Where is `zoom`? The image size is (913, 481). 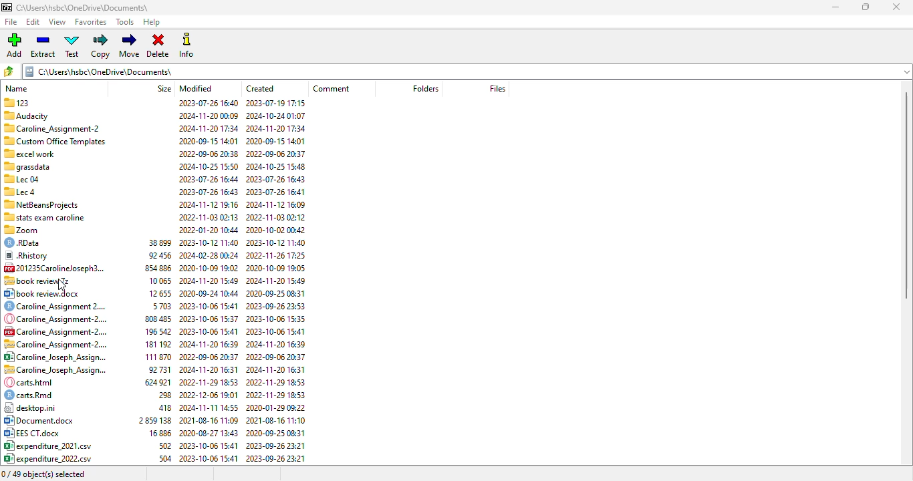 zoom is located at coordinates (24, 229).